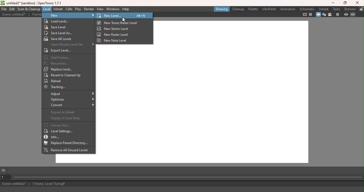 The width and height of the screenshot is (364, 192). Describe the element at coordinates (58, 63) in the screenshot. I see `Renumber` at that location.